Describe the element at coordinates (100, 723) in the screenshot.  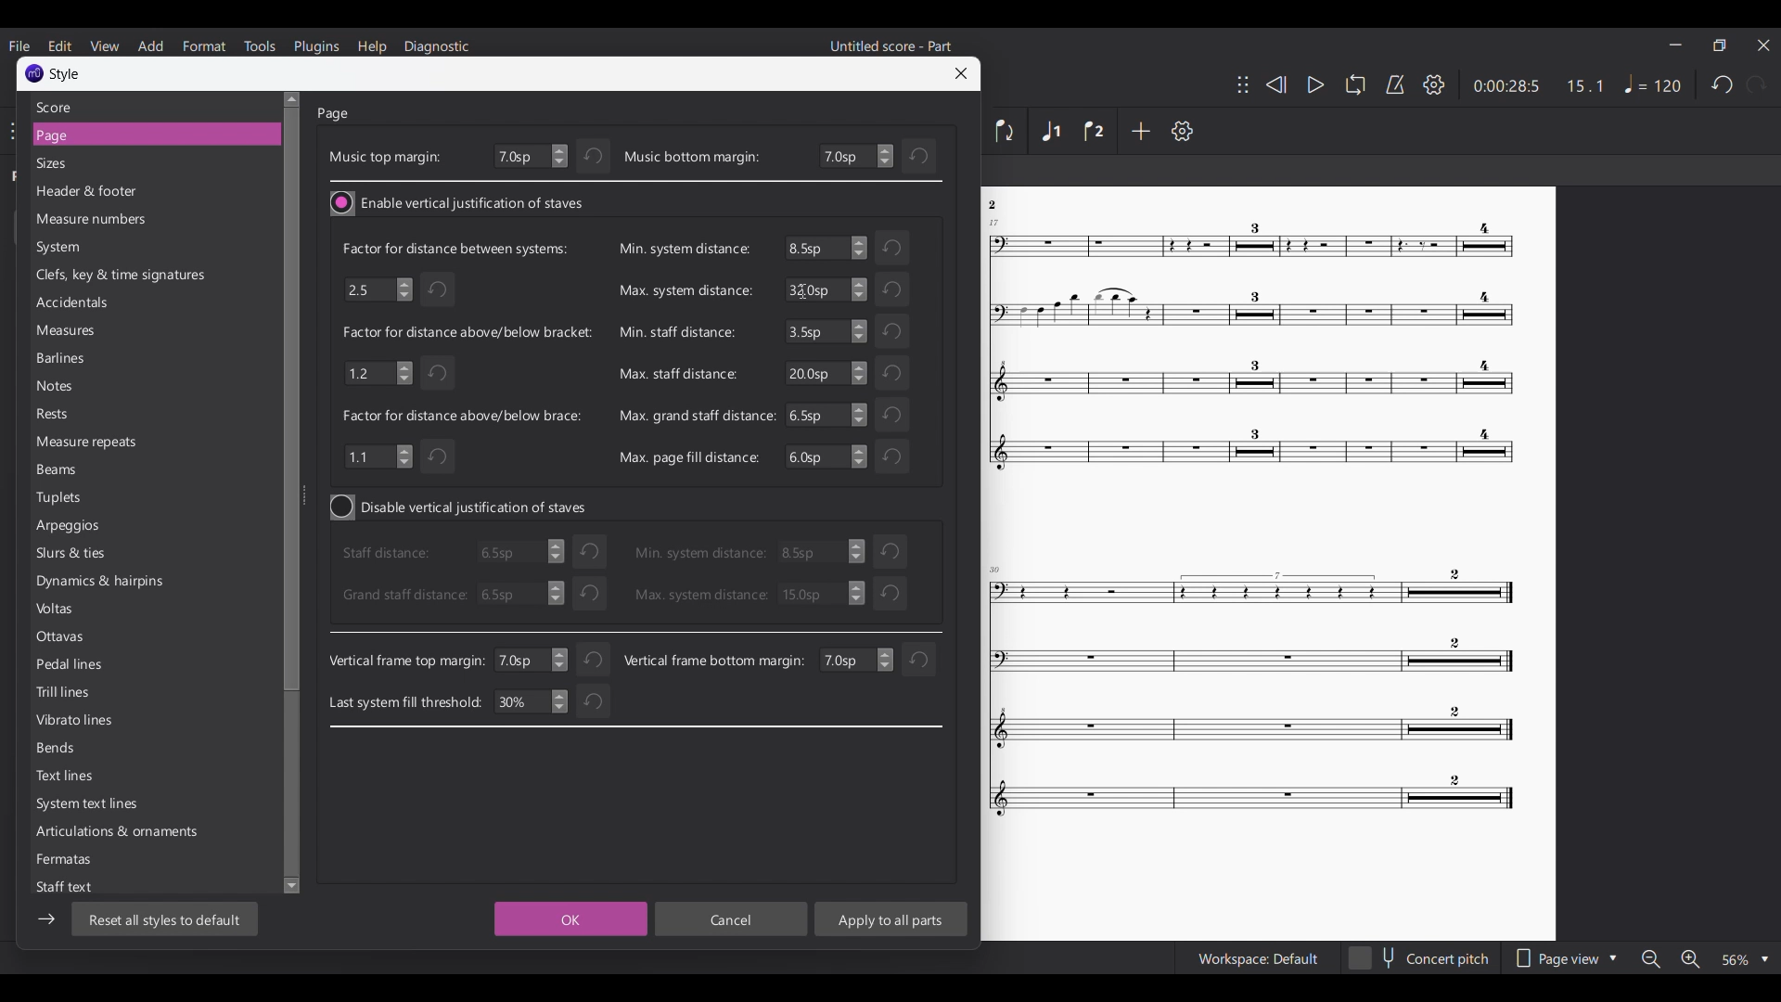
I see `Vibrato lines` at that location.